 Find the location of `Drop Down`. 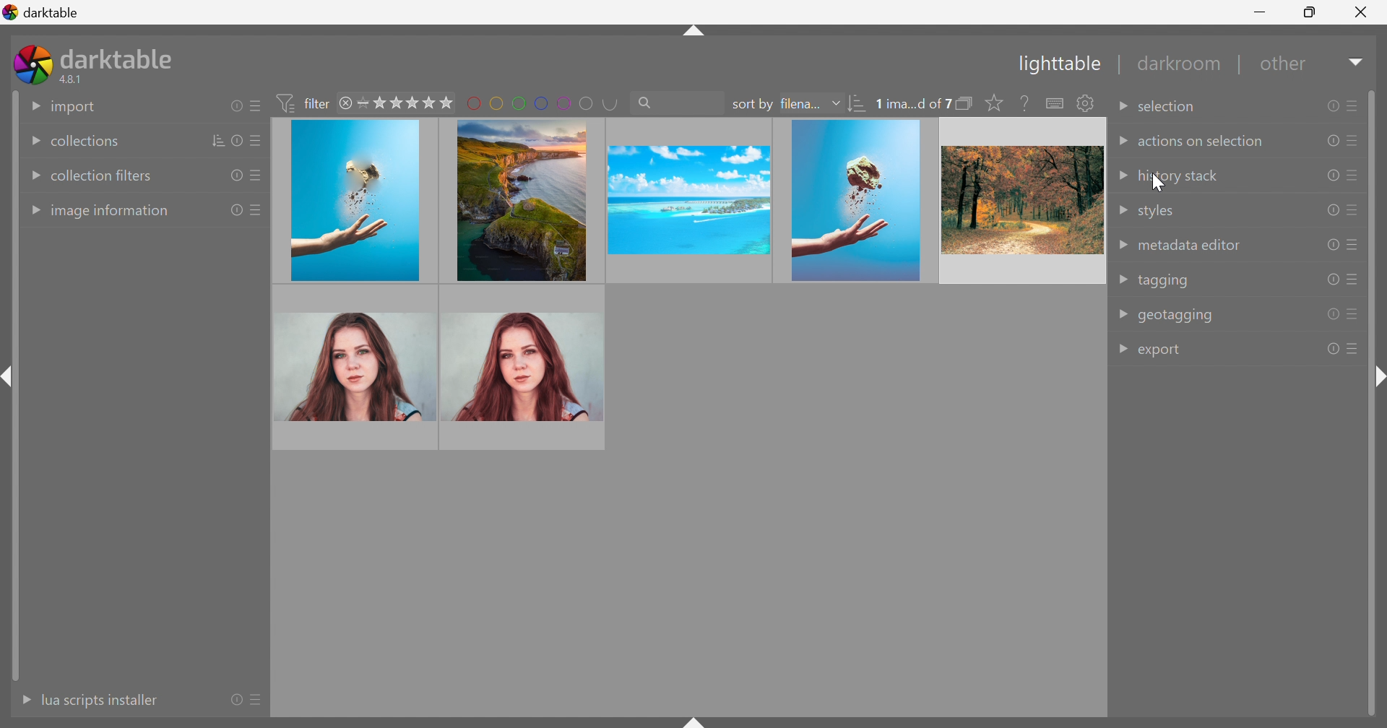

Drop Down is located at coordinates (835, 103).